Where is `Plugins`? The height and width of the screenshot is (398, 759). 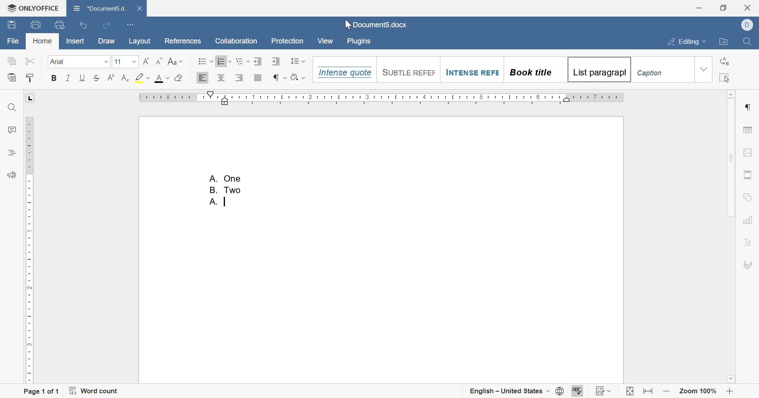
Plugins is located at coordinates (358, 42).